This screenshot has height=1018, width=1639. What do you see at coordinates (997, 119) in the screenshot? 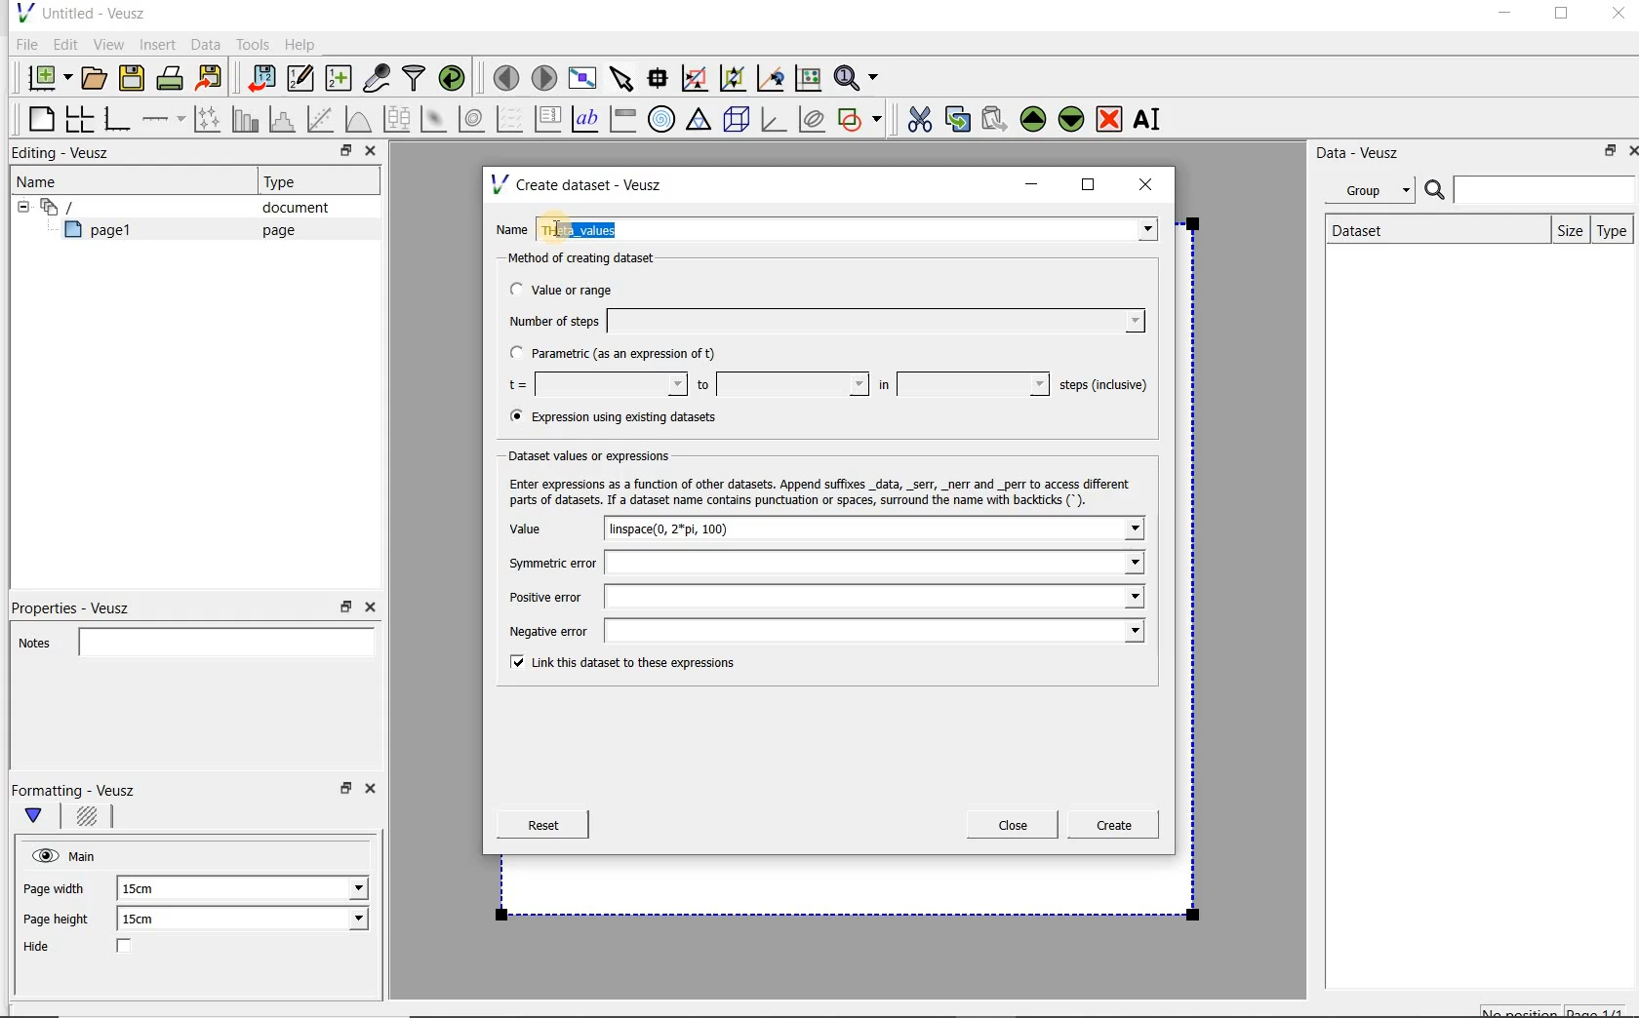
I see `Paste widget from the clipboard` at bounding box center [997, 119].